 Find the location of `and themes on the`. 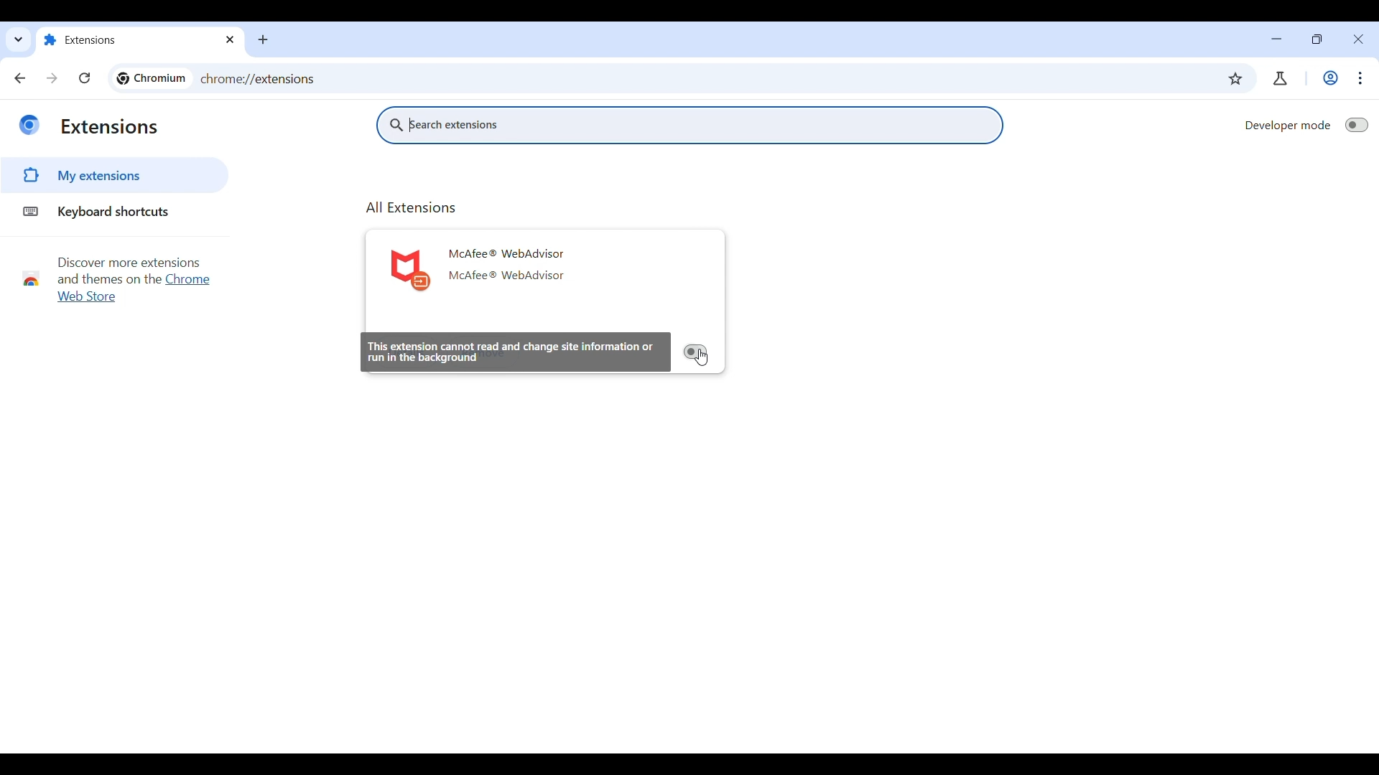

and themes on the is located at coordinates (106, 279).